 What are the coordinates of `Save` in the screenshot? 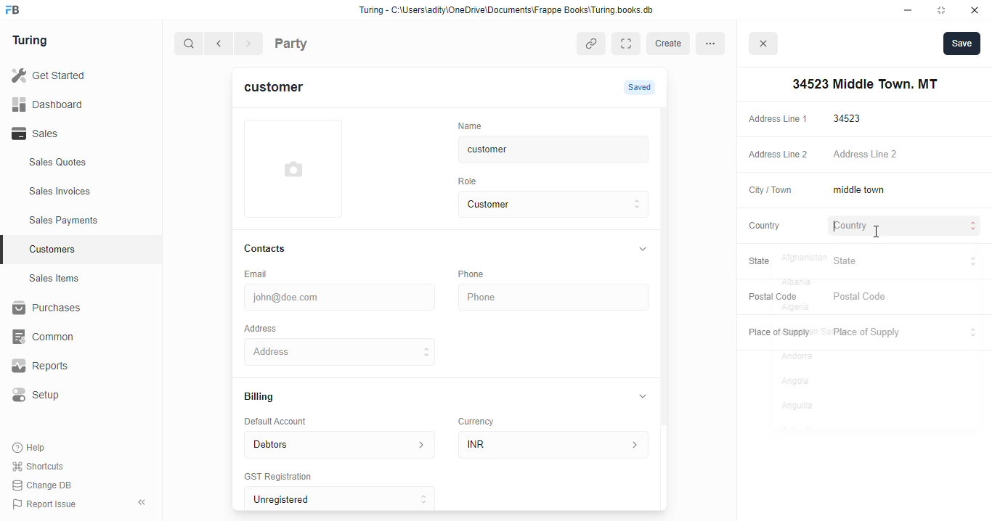 It's located at (961, 43).